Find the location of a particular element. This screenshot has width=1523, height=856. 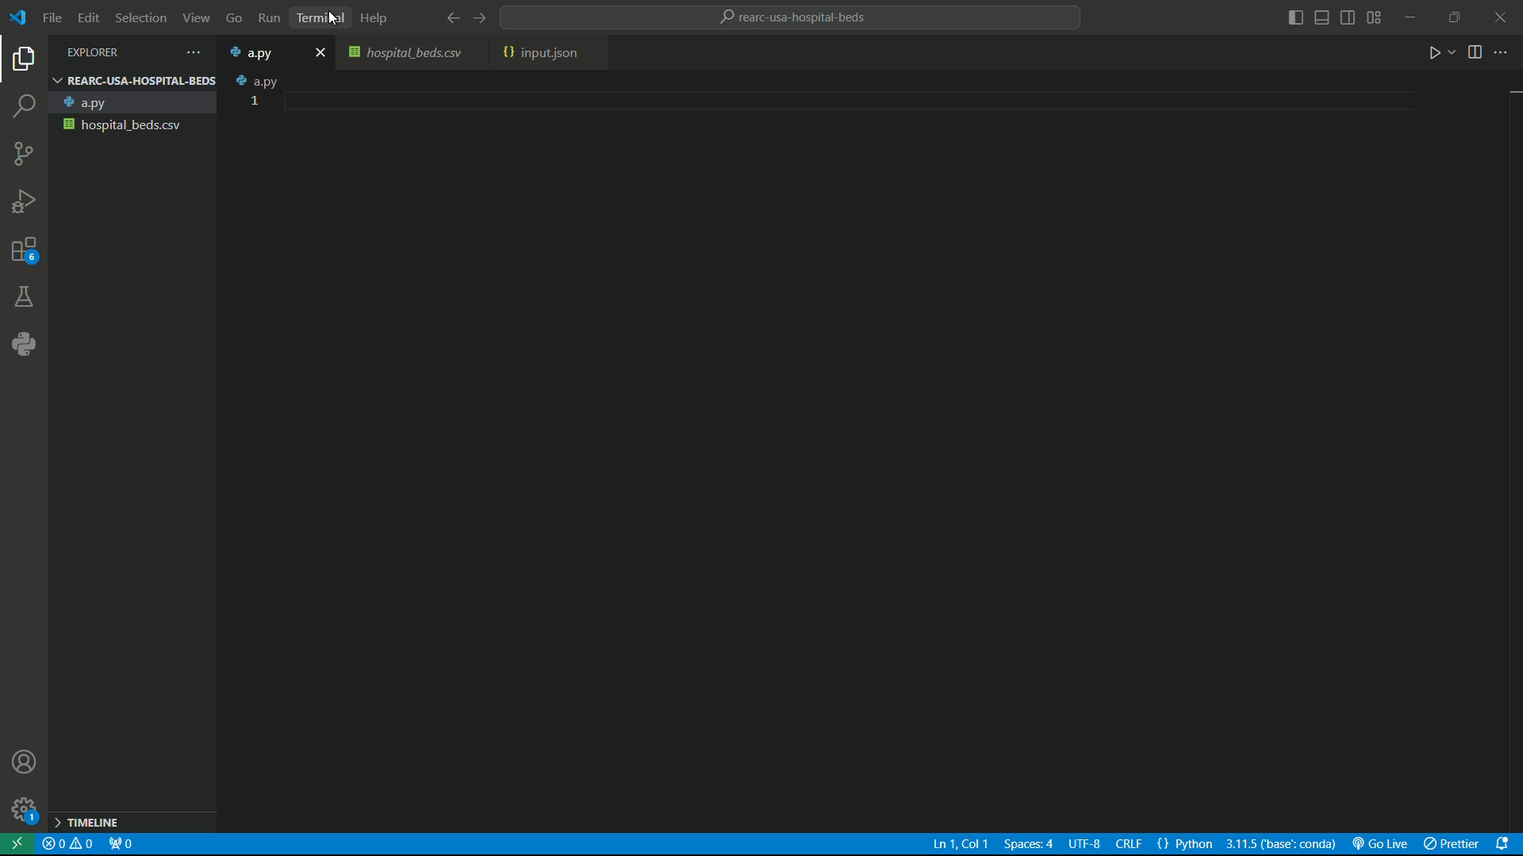

selection menu is located at coordinates (143, 17).